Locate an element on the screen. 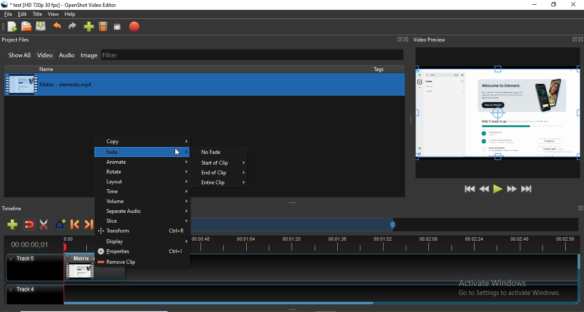  Jump to end is located at coordinates (527, 190).